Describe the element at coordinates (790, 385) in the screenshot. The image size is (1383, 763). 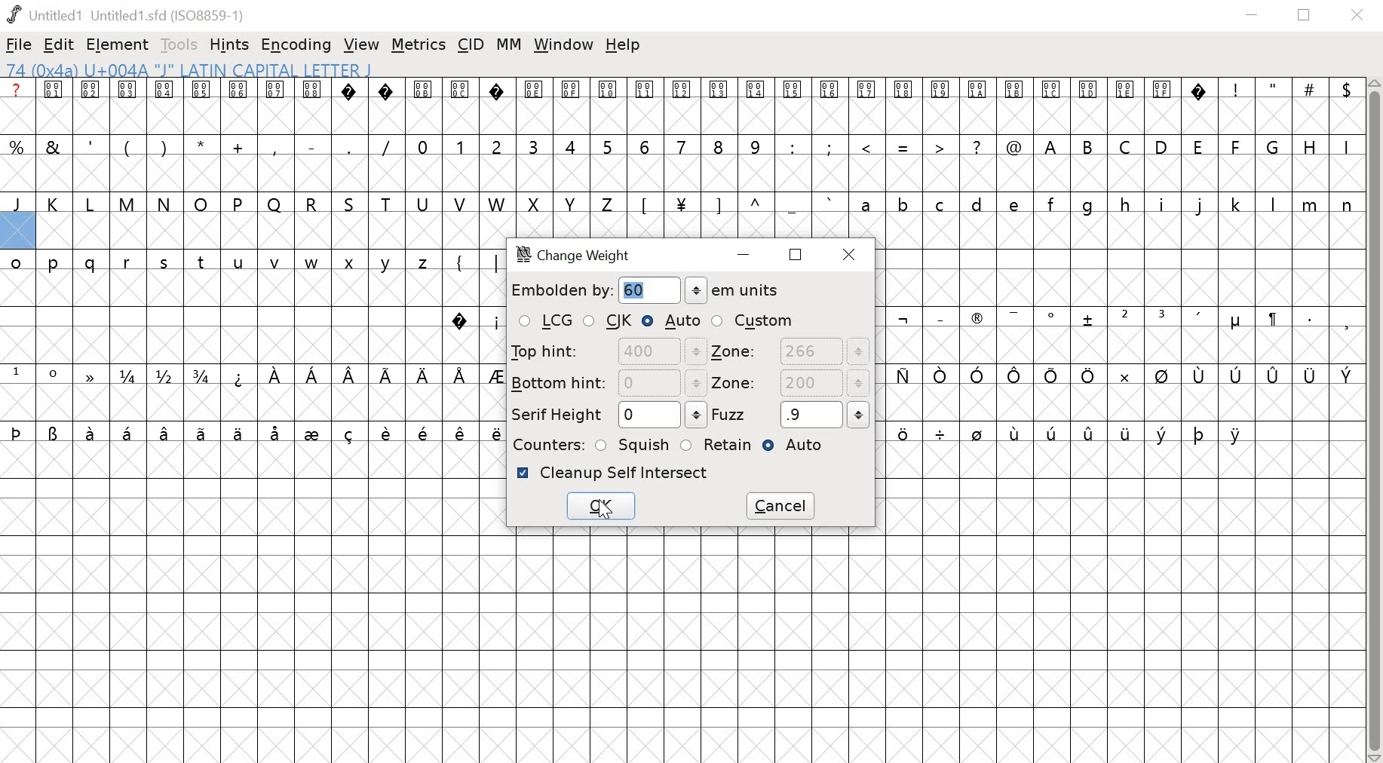
I see `ZONE` at that location.